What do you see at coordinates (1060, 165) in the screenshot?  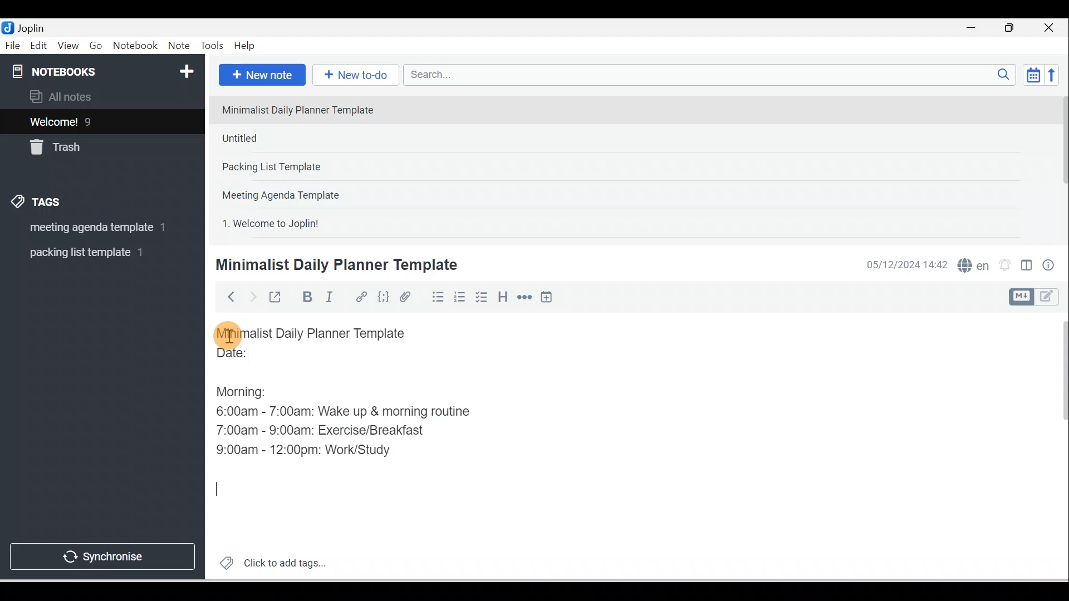 I see `Scroll bar` at bounding box center [1060, 165].